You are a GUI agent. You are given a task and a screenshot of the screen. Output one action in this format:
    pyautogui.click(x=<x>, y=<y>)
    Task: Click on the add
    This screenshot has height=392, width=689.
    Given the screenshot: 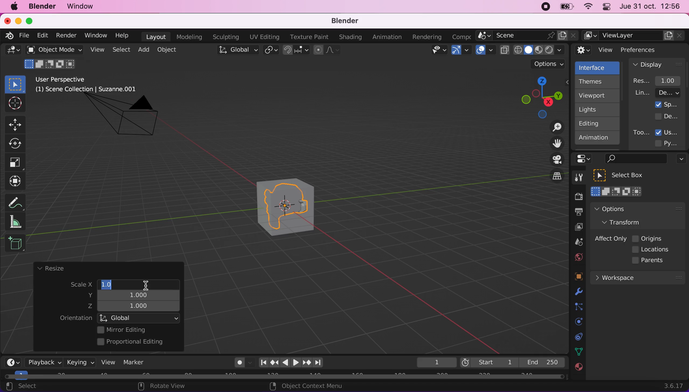 What is the action you would take?
    pyautogui.click(x=143, y=50)
    